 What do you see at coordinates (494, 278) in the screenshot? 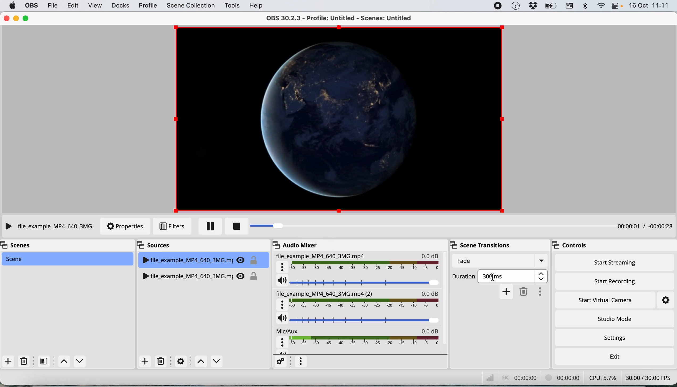
I see `start to select current transition duration` at bounding box center [494, 278].